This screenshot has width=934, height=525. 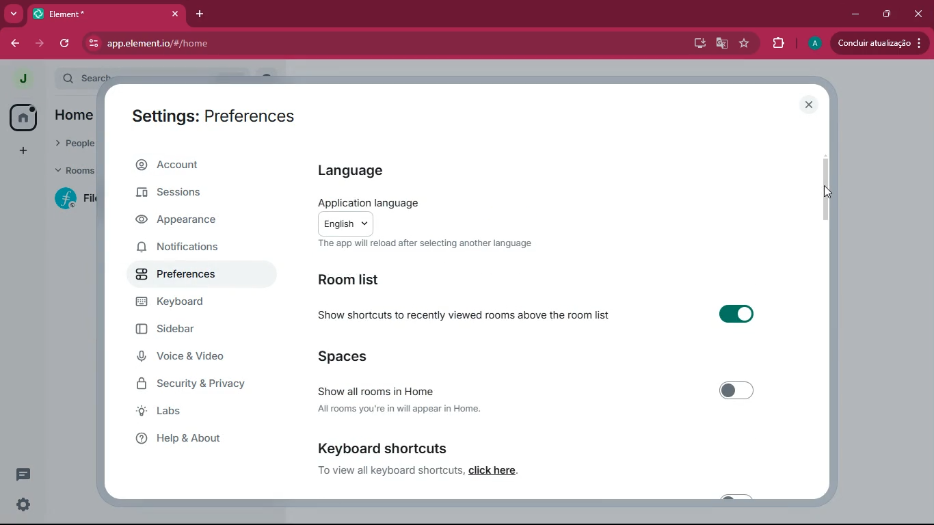 I want to click on profile, so click(x=814, y=43).